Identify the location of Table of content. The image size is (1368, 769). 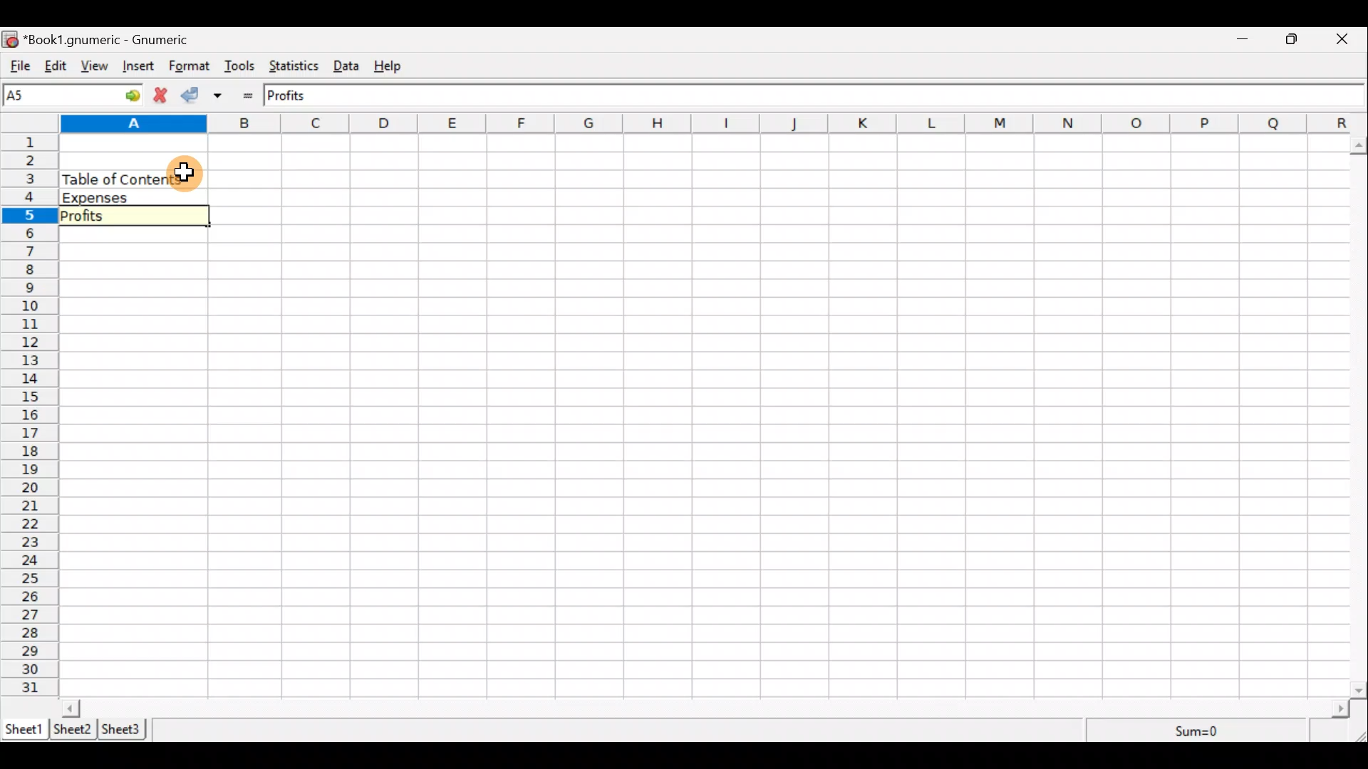
(115, 179).